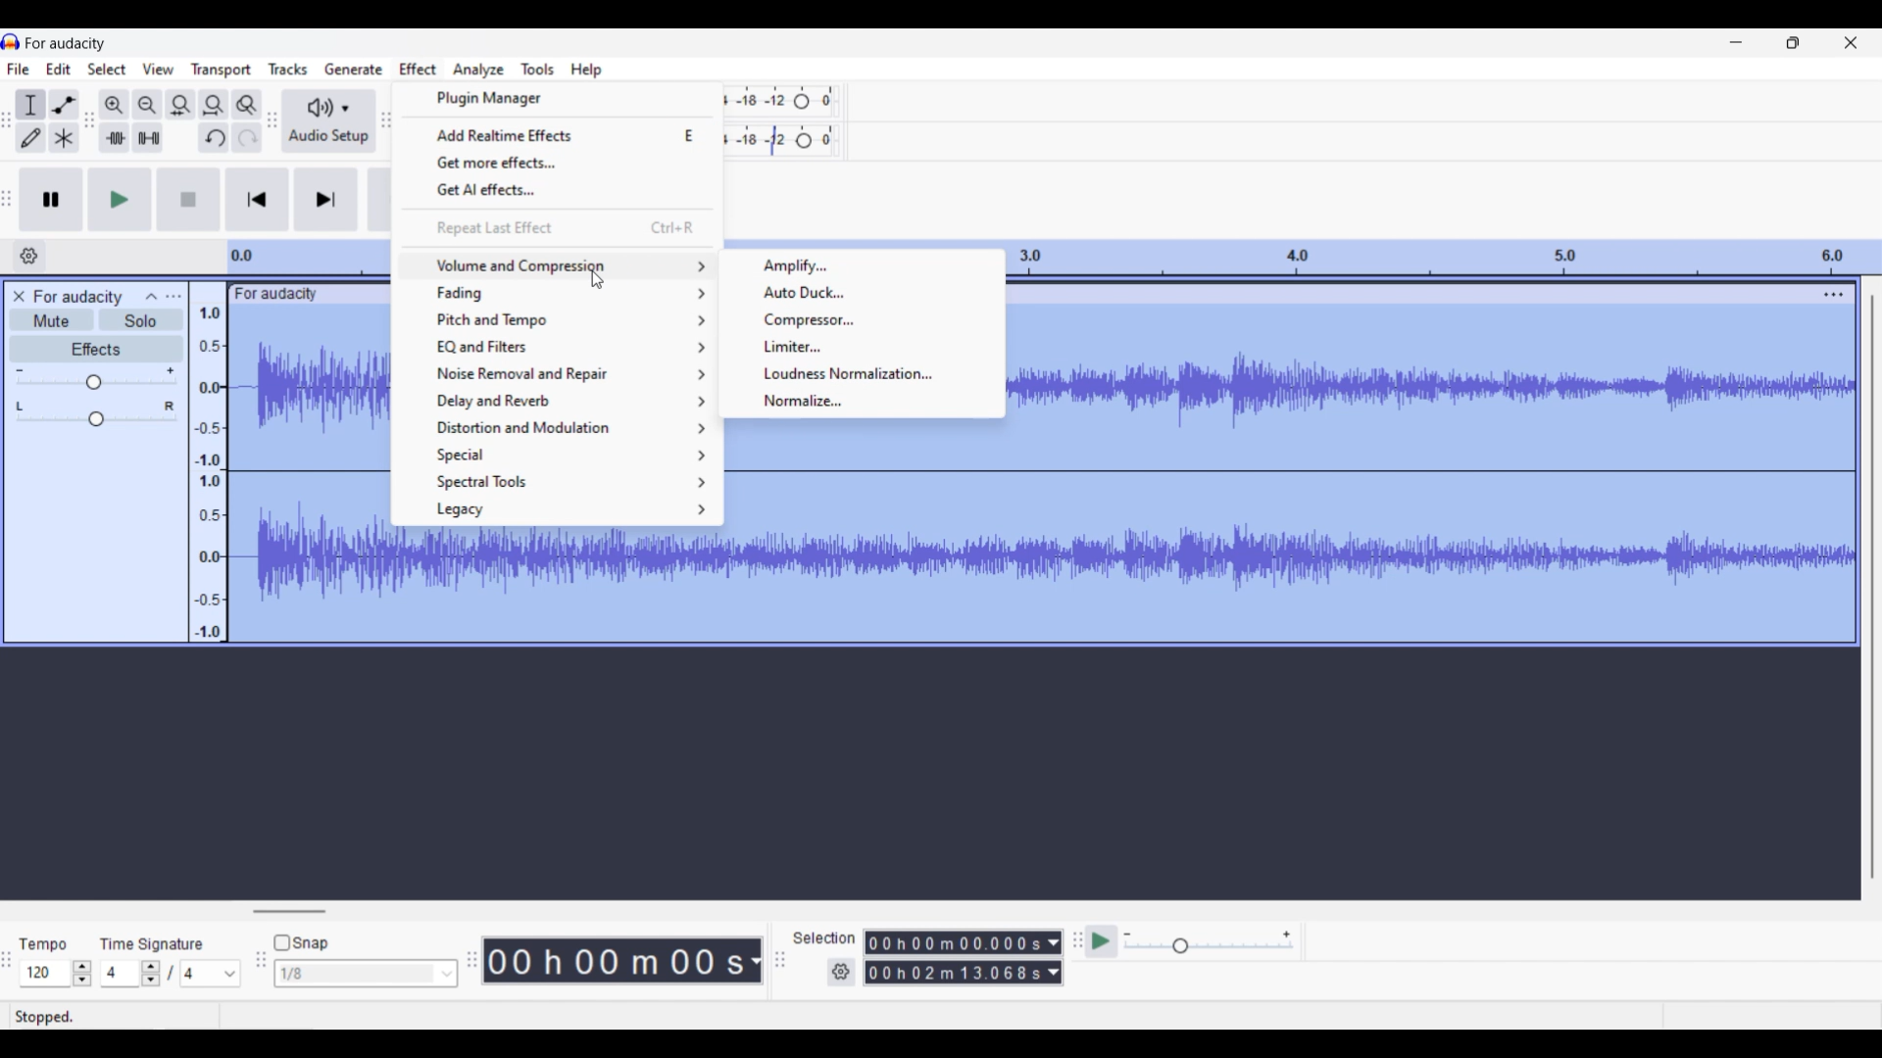 The image size is (1882, 1058). What do you see at coordinates (208, 473) in the screenshot?
I see `Scale to measure sound intensity` at bounding box center [208, 473].